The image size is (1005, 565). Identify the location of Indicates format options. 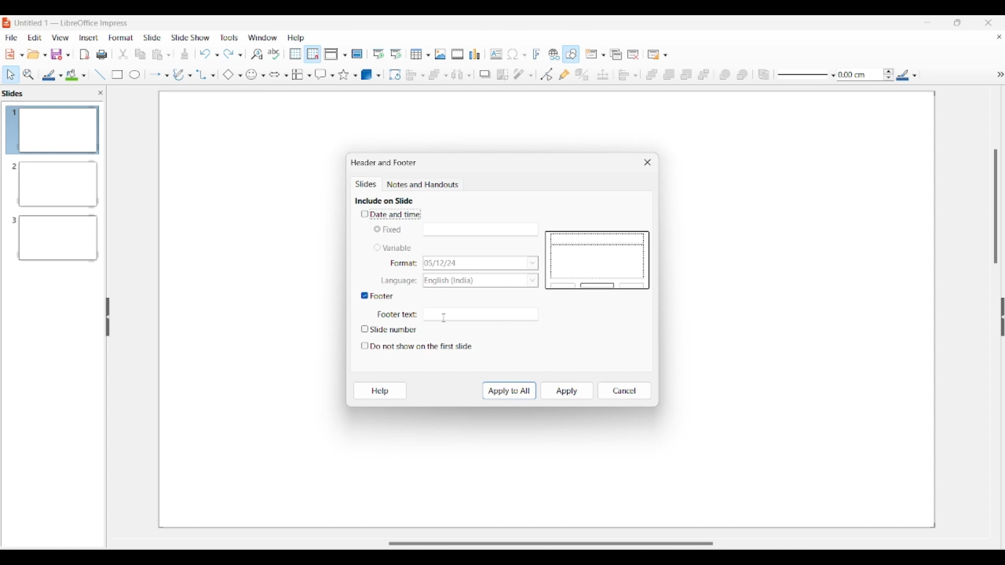
(404, 263).